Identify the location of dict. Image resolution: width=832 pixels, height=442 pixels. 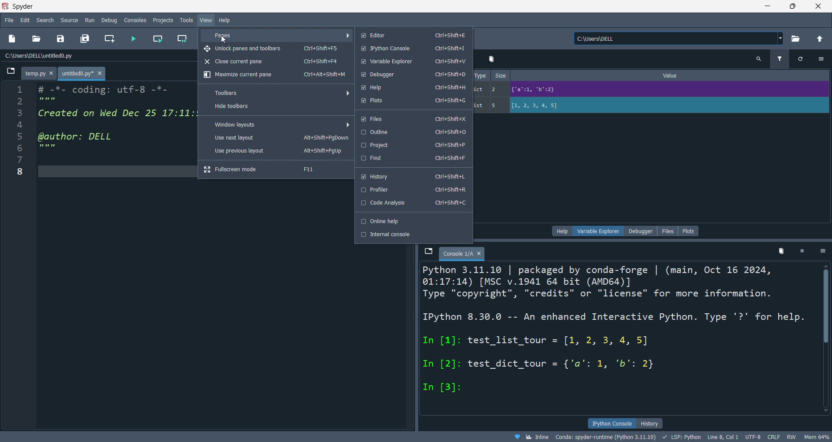
(480, 91).